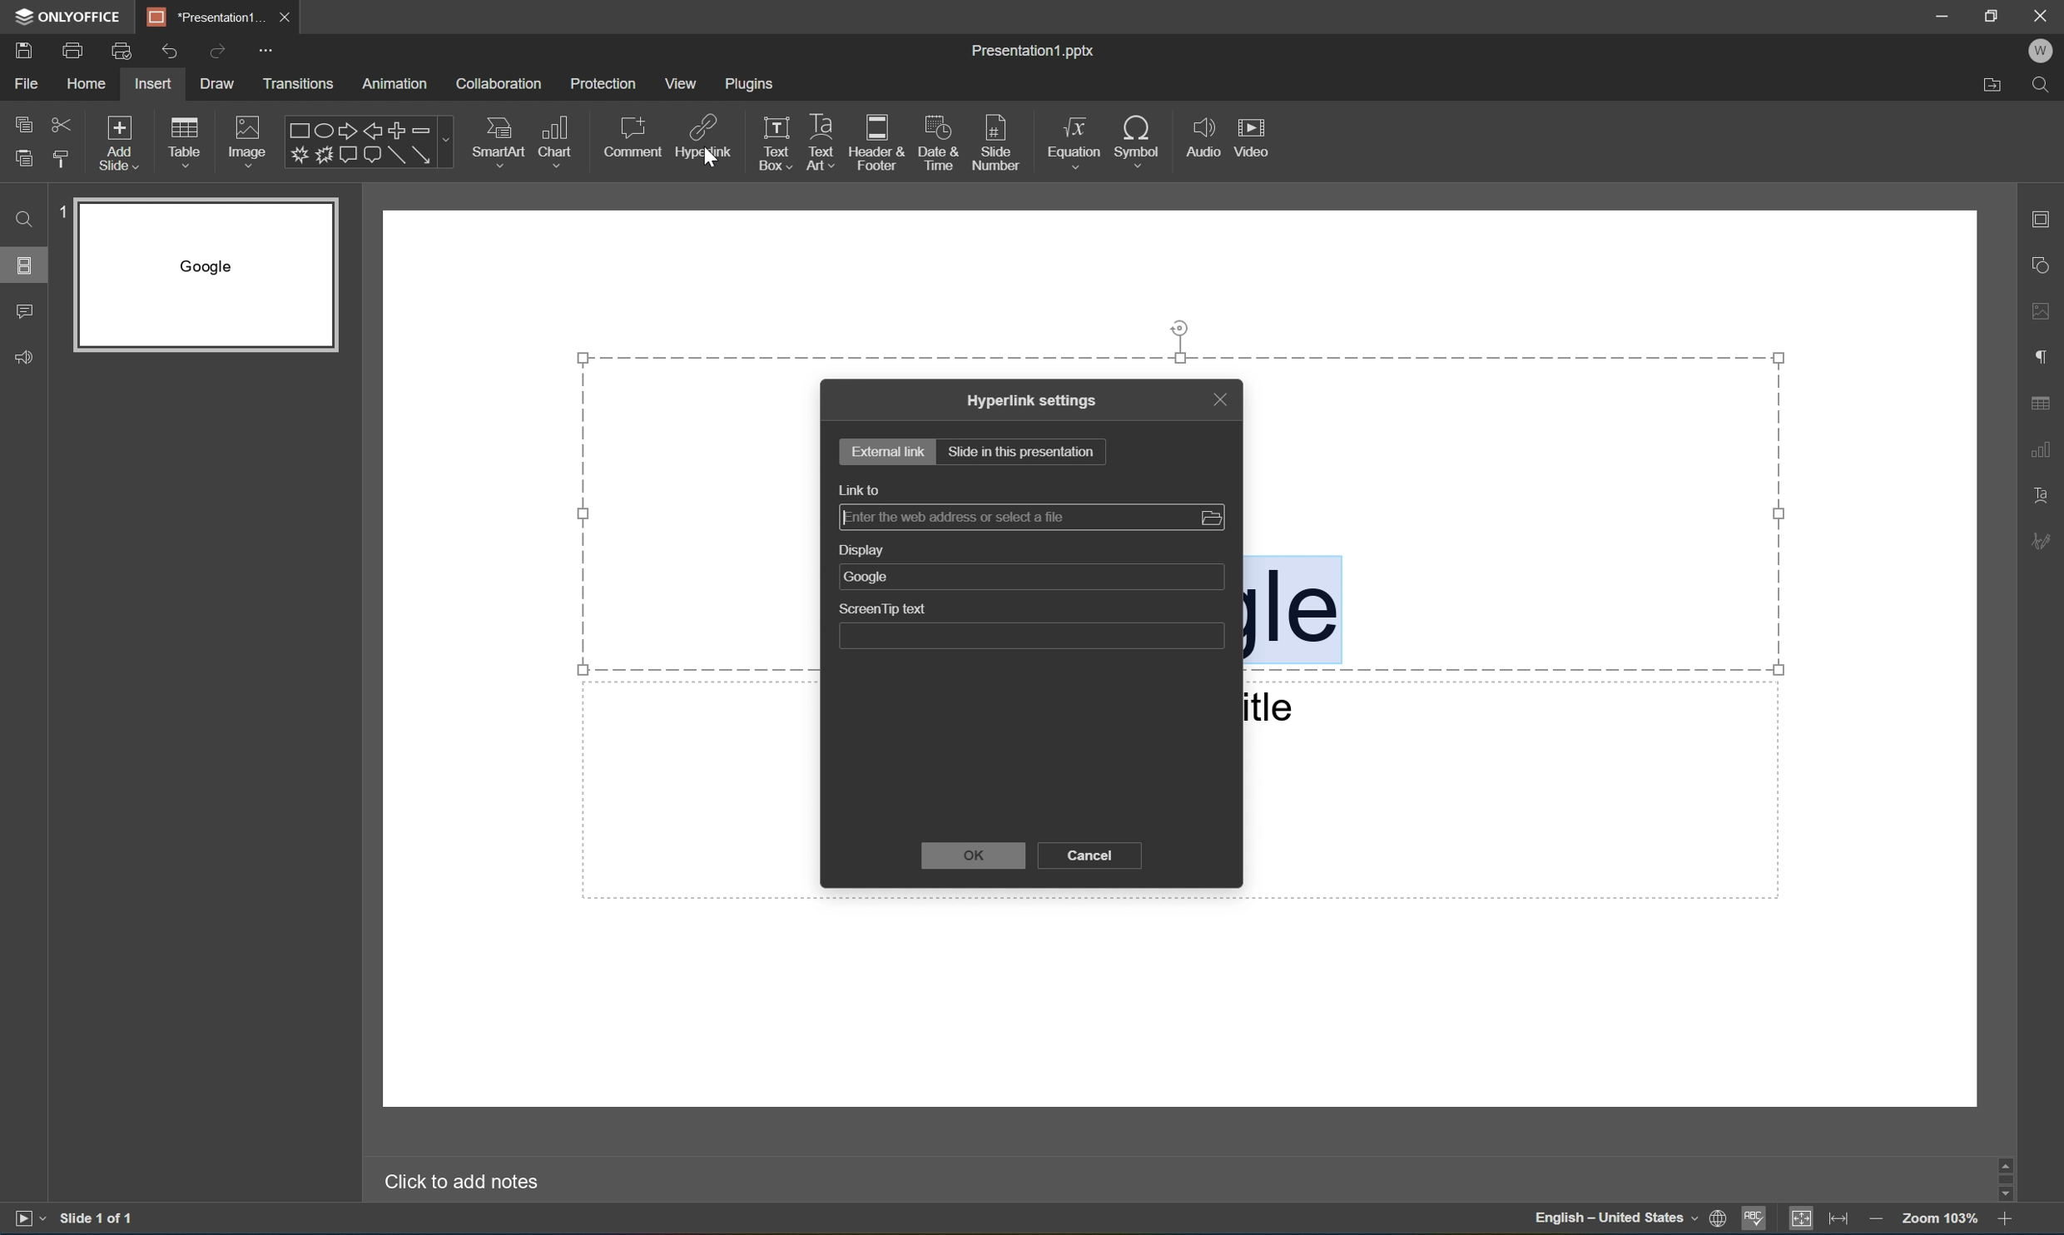  I want to click on SmartArt, so click(500, 143).